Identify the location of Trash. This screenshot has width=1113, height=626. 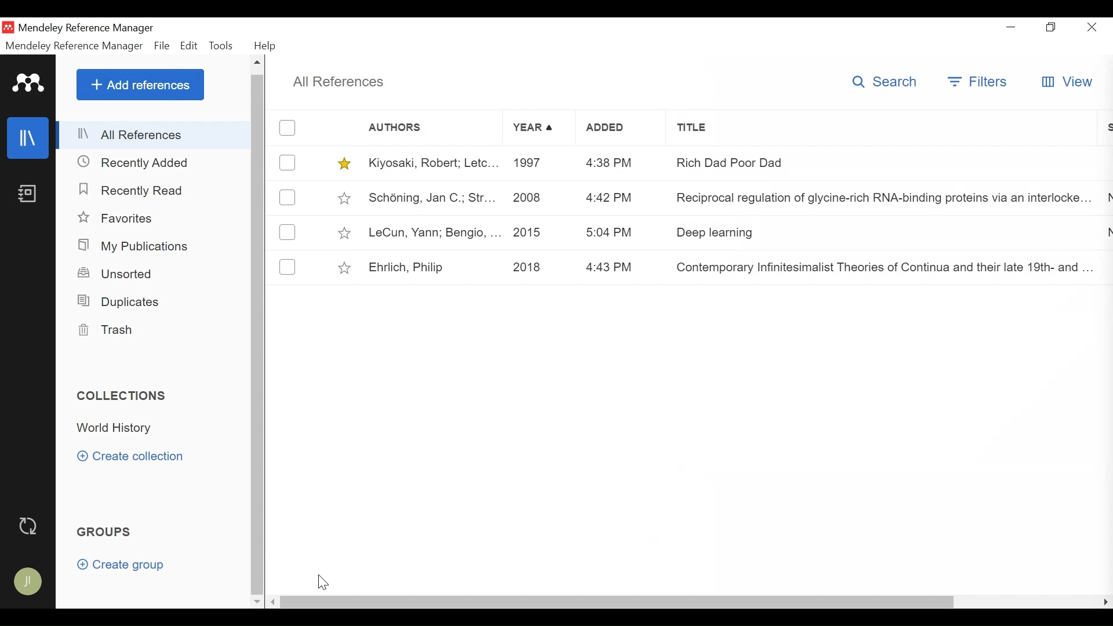
(106, 330).